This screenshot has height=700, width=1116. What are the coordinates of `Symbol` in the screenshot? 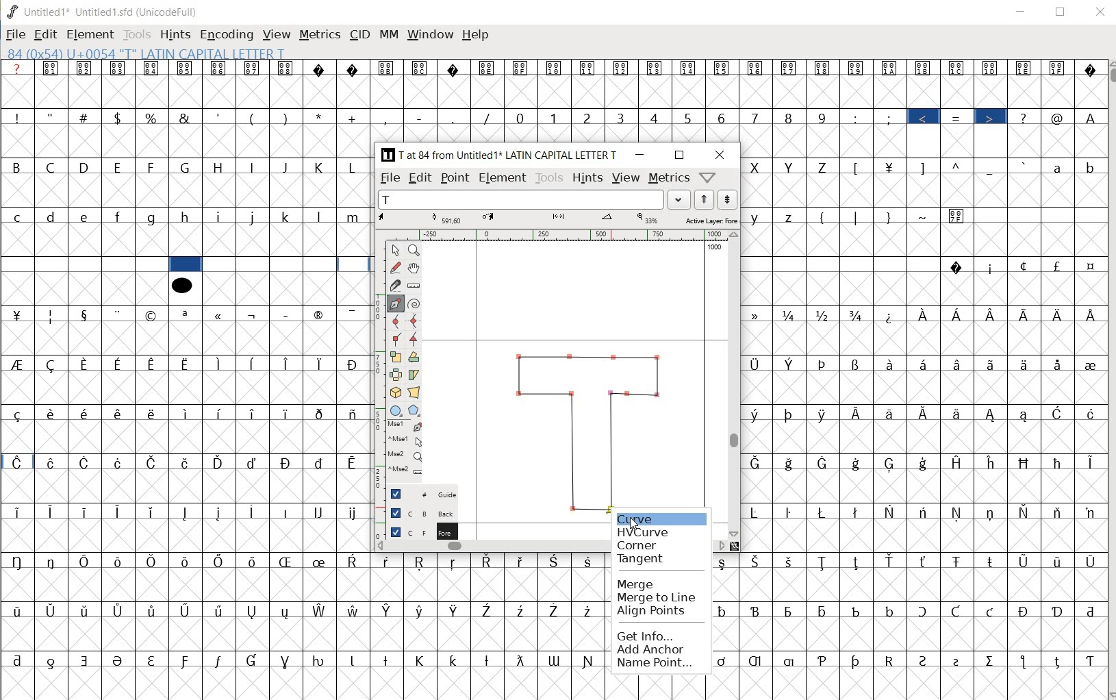 It's located at (1089, 69).